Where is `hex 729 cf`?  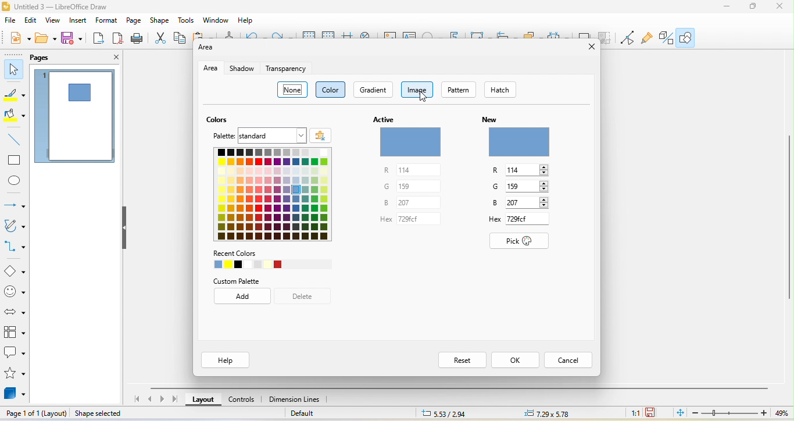 hex 729 cf is located at coordinates (521, 221).